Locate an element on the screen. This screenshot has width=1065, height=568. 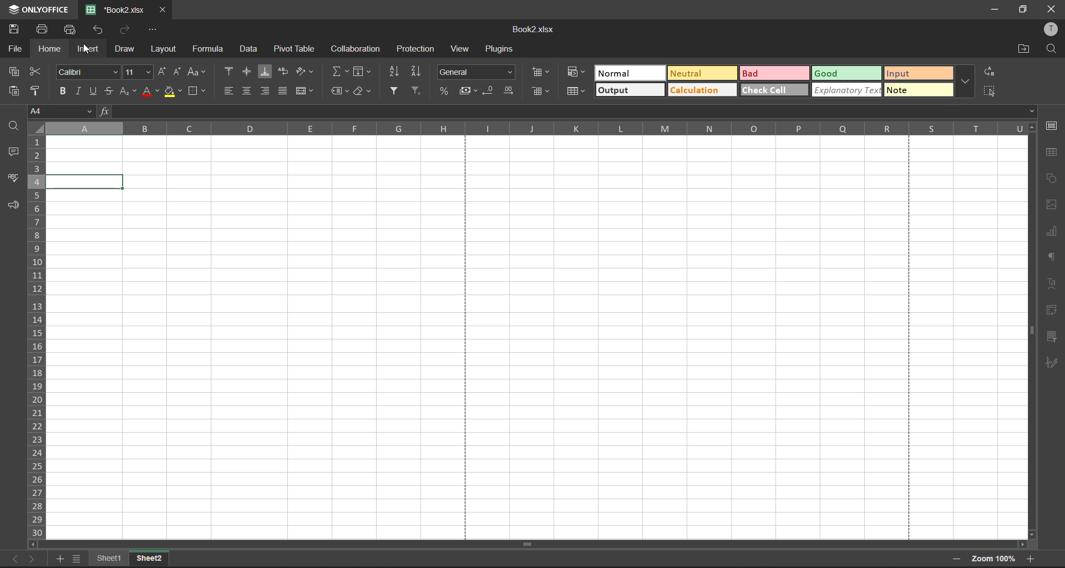
strikethrough is located at coordinates (109, 91).